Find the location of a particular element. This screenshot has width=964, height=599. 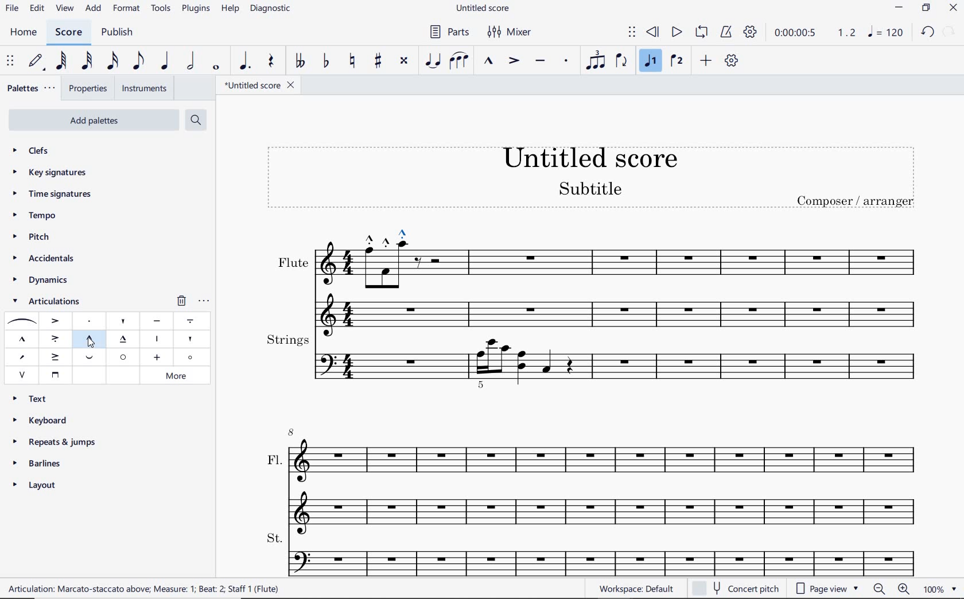

close is located at coordinates (955, 9).